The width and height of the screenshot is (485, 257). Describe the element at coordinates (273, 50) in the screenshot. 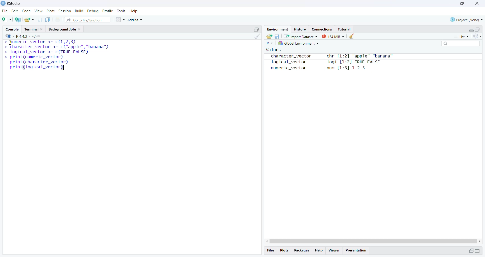

I see `values` at that location.